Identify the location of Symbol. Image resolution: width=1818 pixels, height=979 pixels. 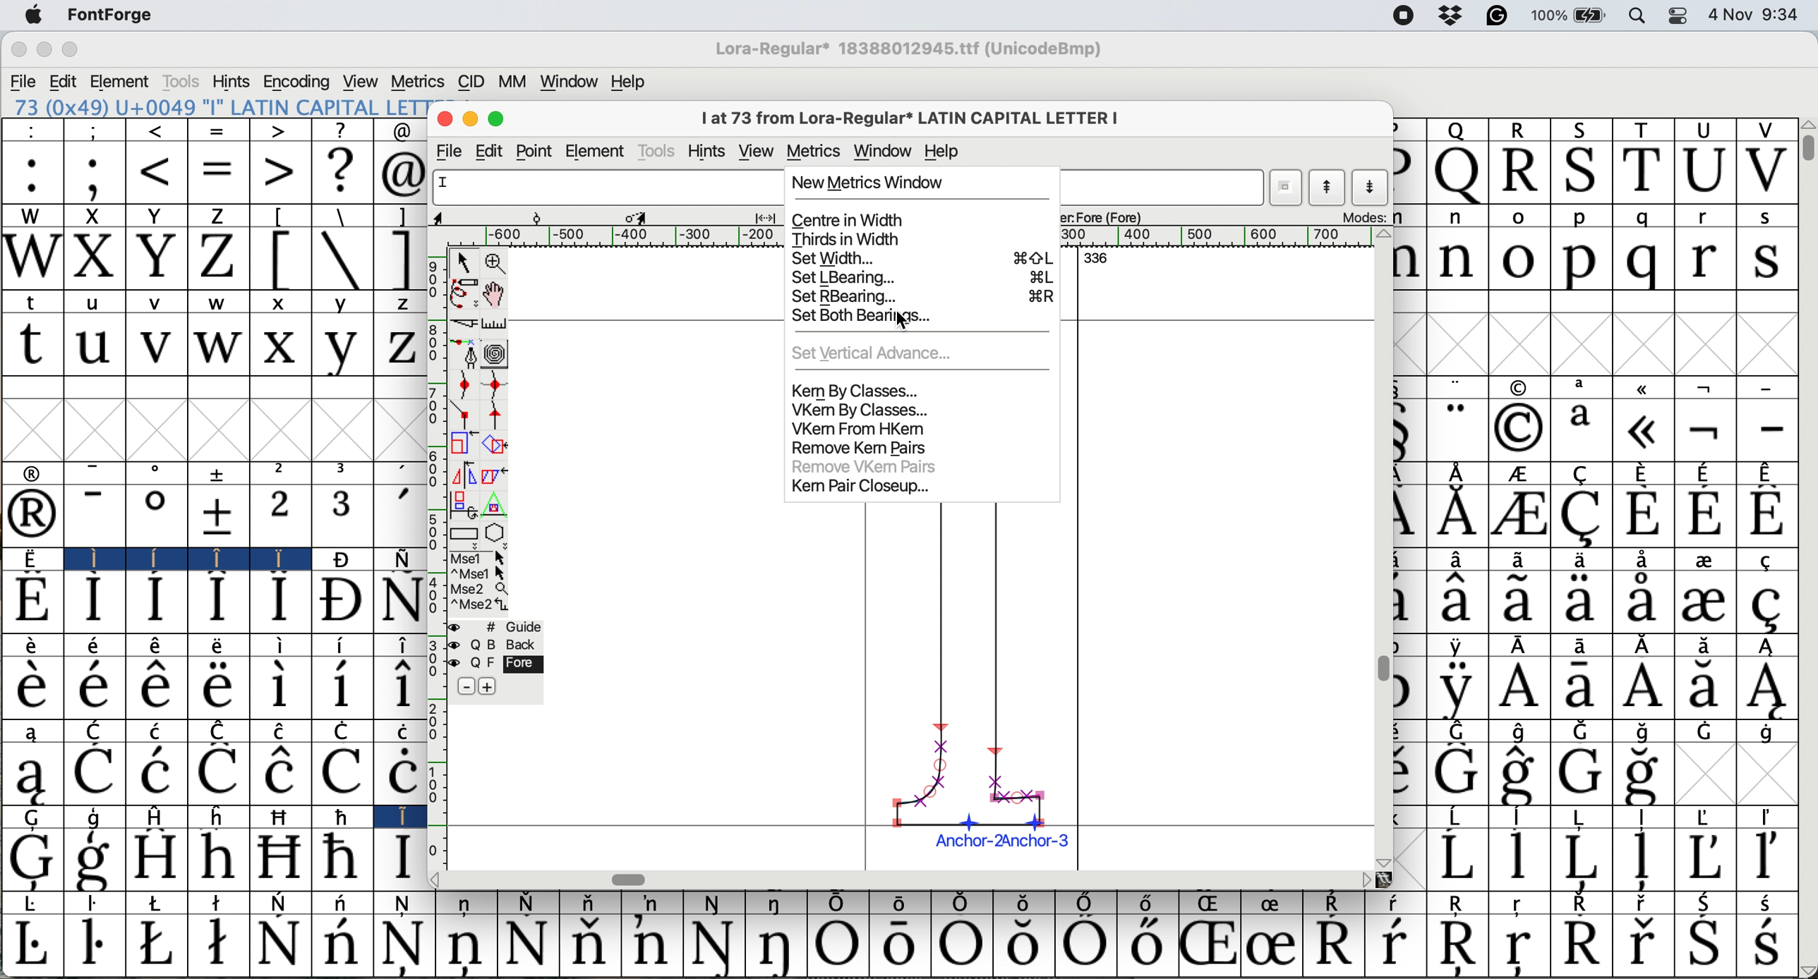
(344, 817).